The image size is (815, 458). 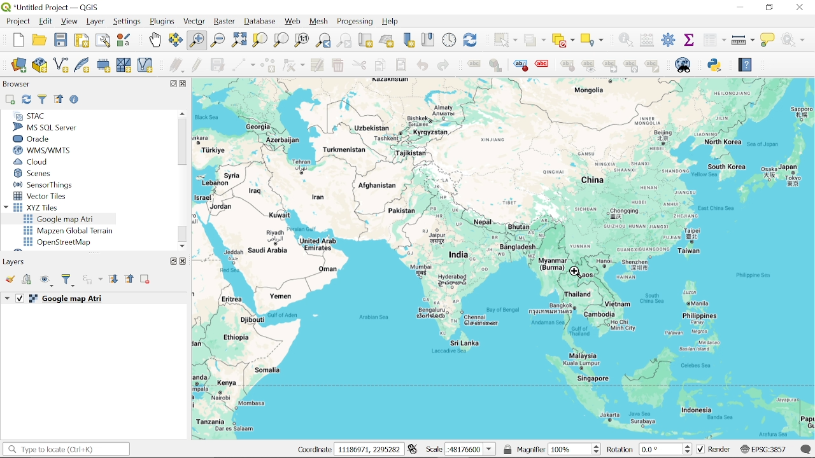 What do you see at coordinates (653, 67) in the screenshot?
I see `Change label properties` at bounding box center [653, 67].